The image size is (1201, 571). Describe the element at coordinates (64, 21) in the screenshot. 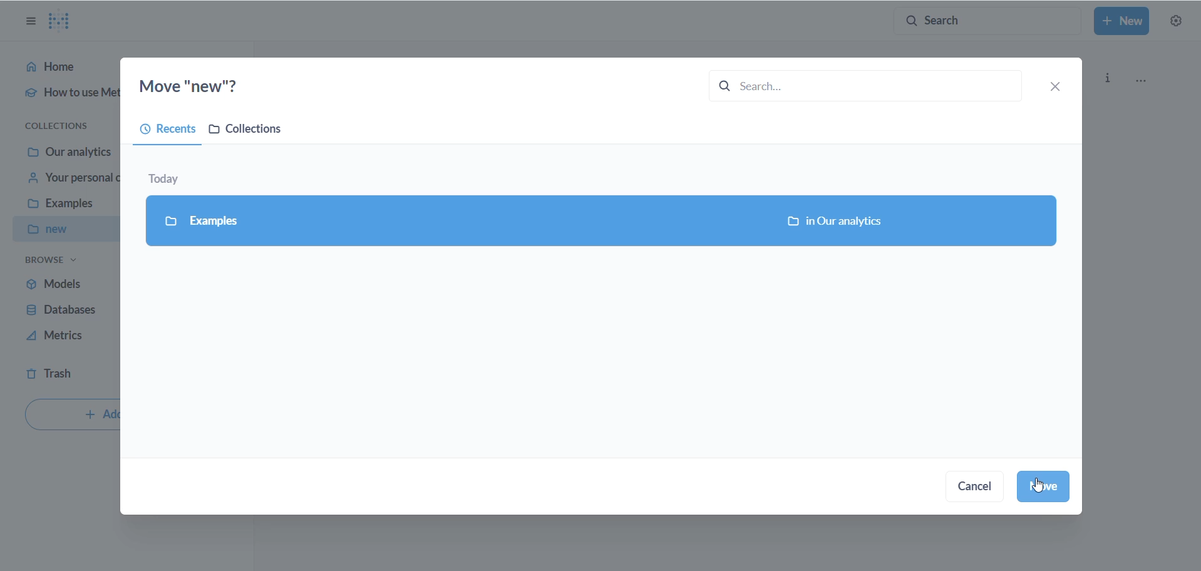

I see `LOGO` at that location.